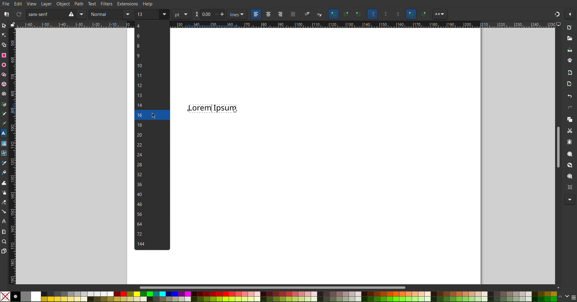  Describe the element at coordinates (4, 133) in the screenshot. I see `Text Tool` at that location.